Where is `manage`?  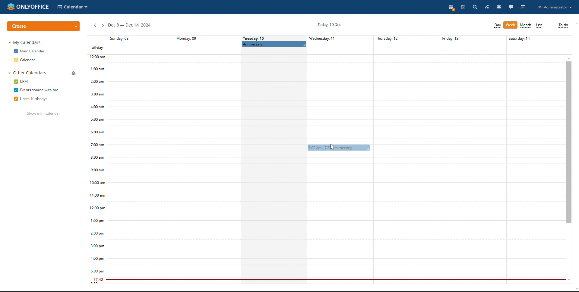
manage is located at coordinates (74, 73).